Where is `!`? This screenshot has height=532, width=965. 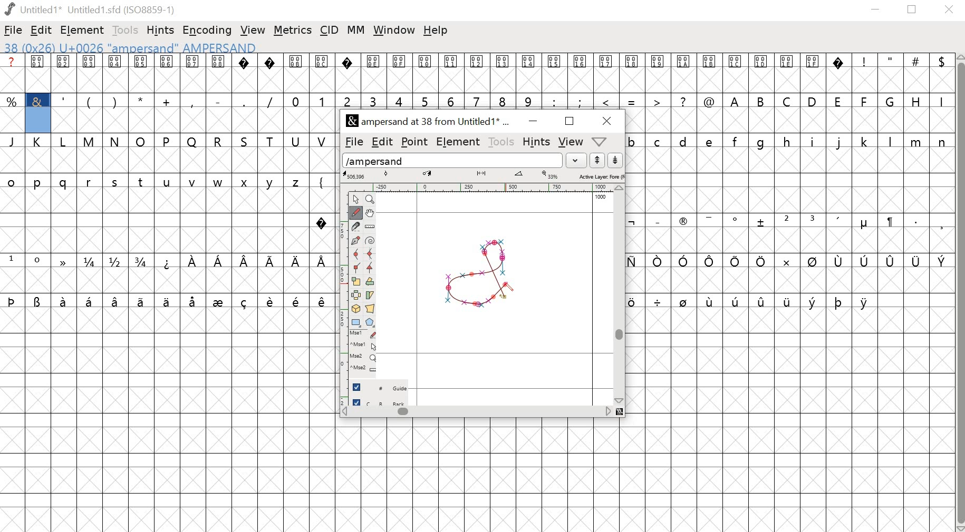
! is located at coordinates (864, 73).